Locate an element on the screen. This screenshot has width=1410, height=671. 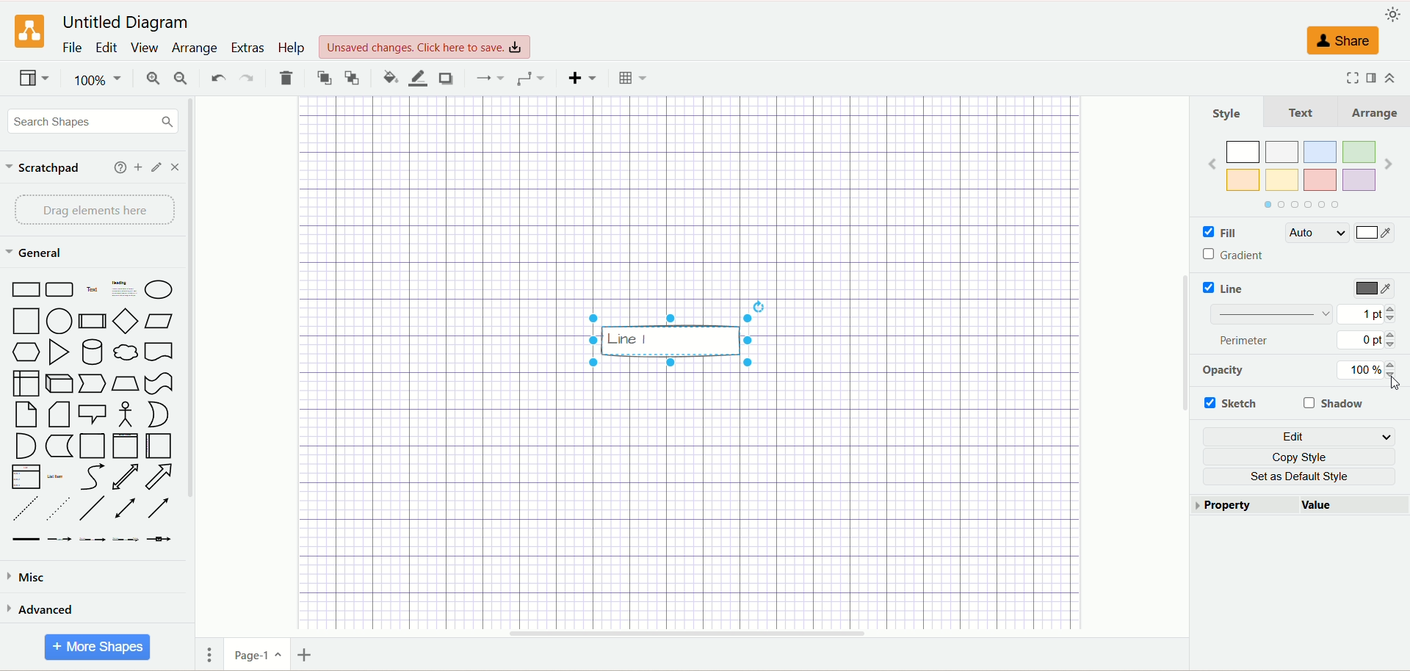
Callout is located at coordinates (93, 414).